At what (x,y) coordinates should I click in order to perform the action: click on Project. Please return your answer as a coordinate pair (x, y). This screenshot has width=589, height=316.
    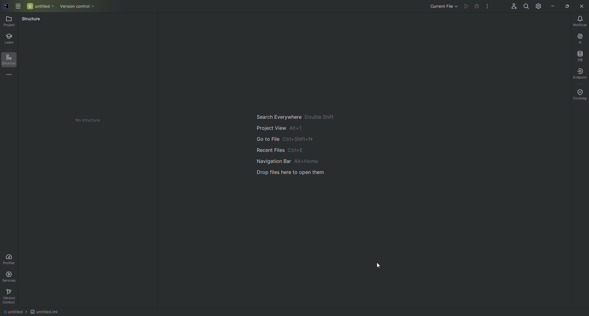
    Looking at the image, I should click on (11, 22).